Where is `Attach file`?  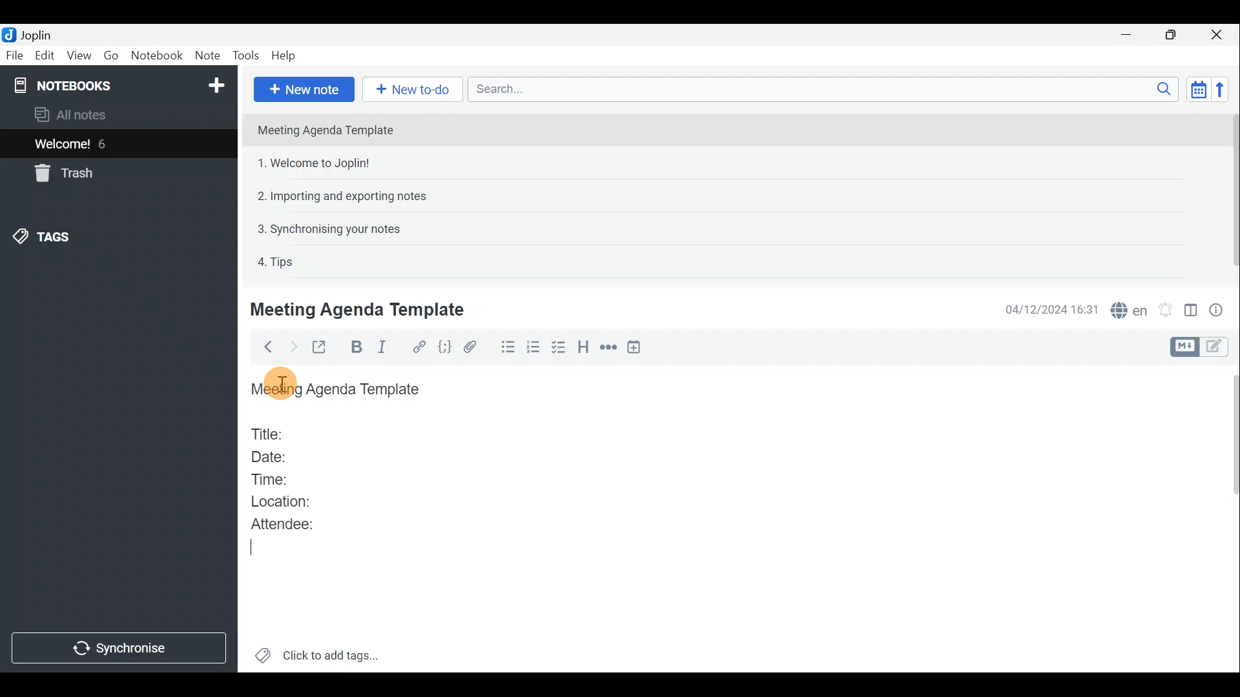 Attach file is located at coordinates (476, 347).